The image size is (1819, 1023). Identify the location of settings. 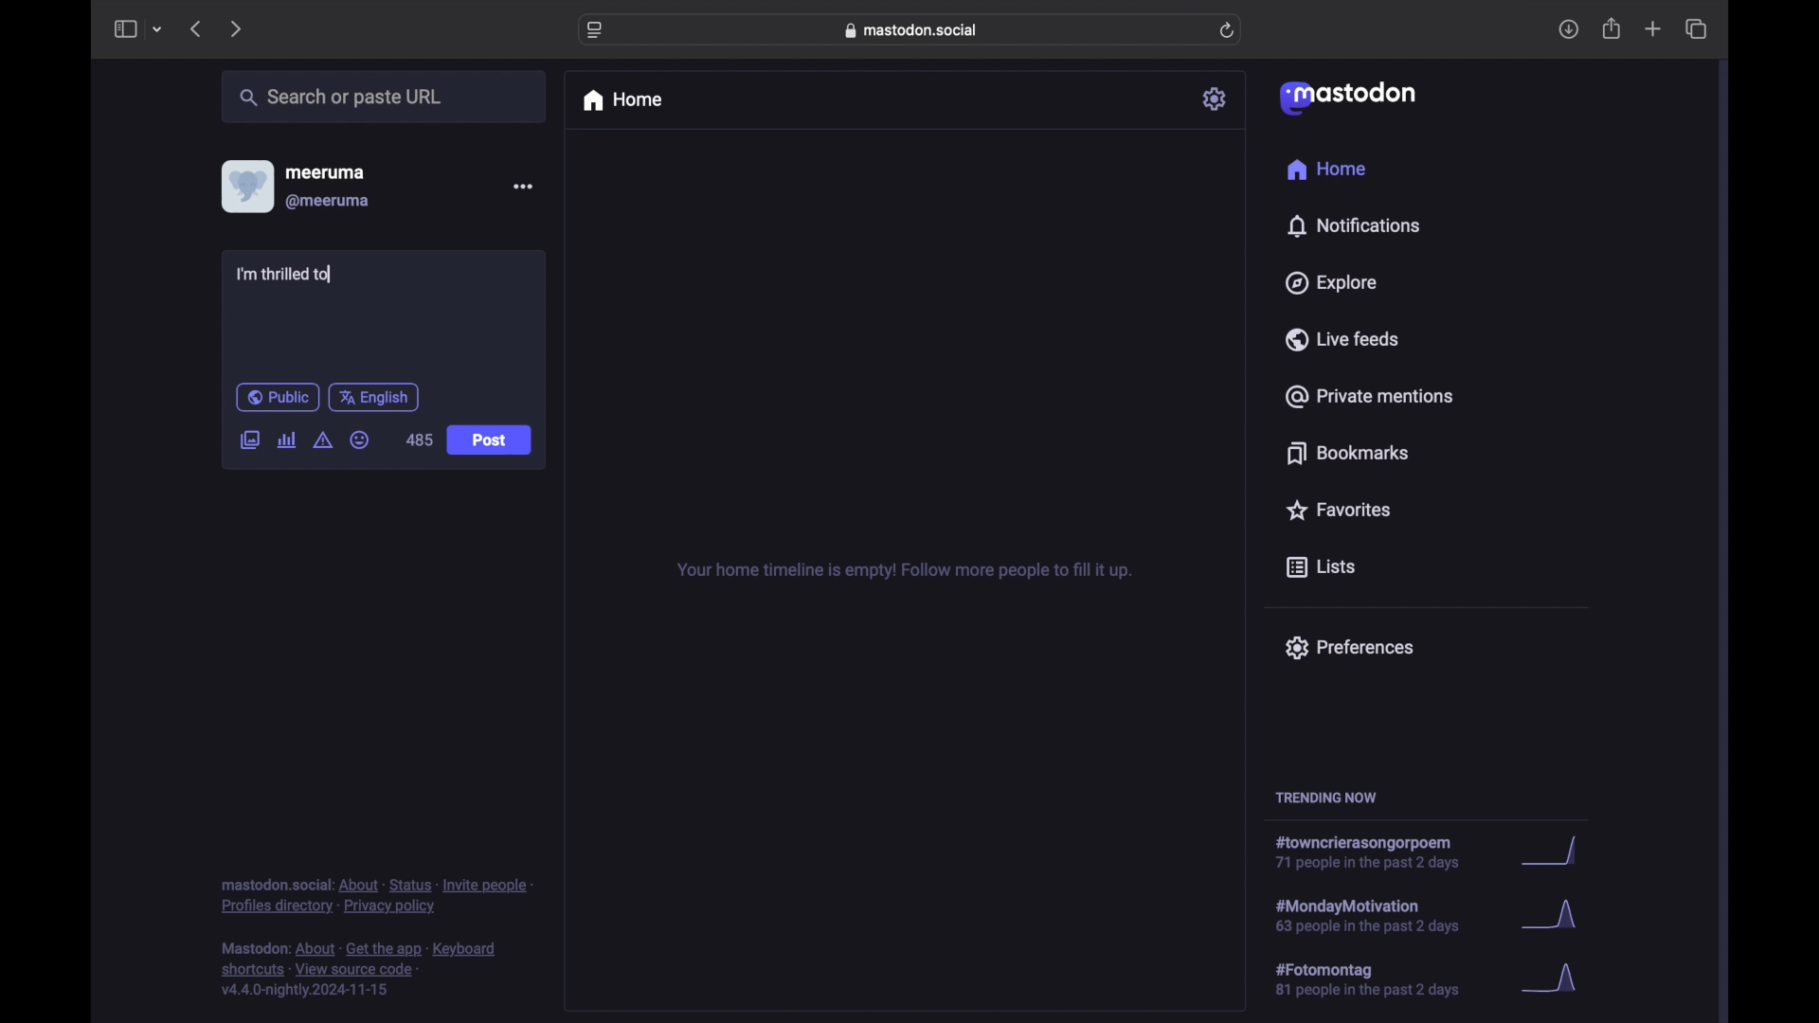
(1216, 99).